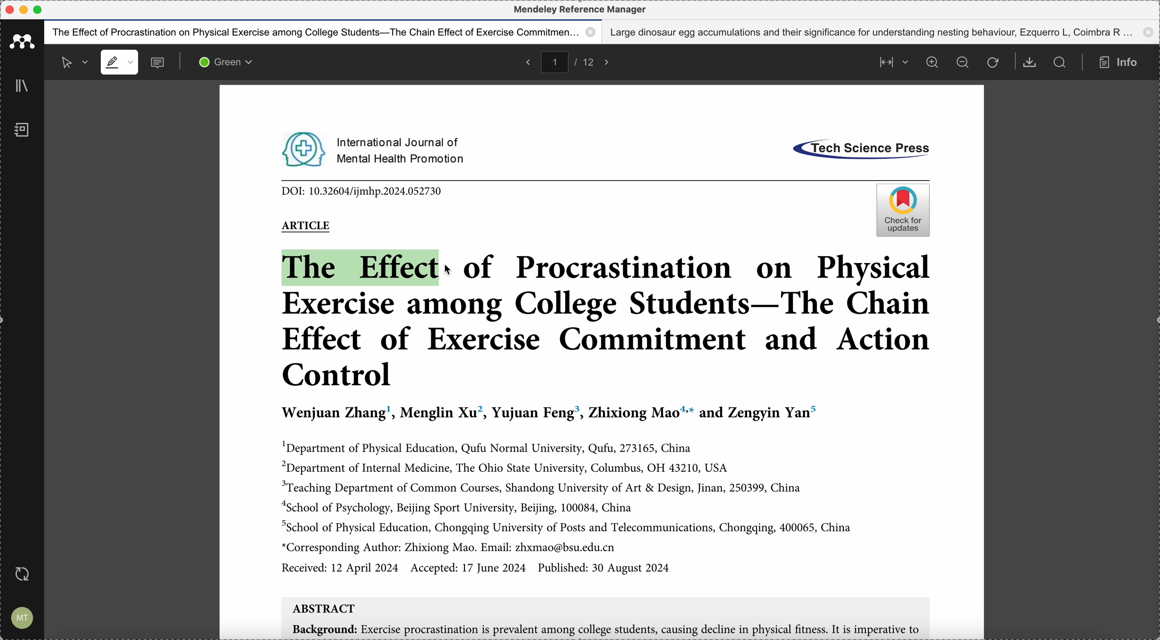  I want to click on comments, so click(159, 64).